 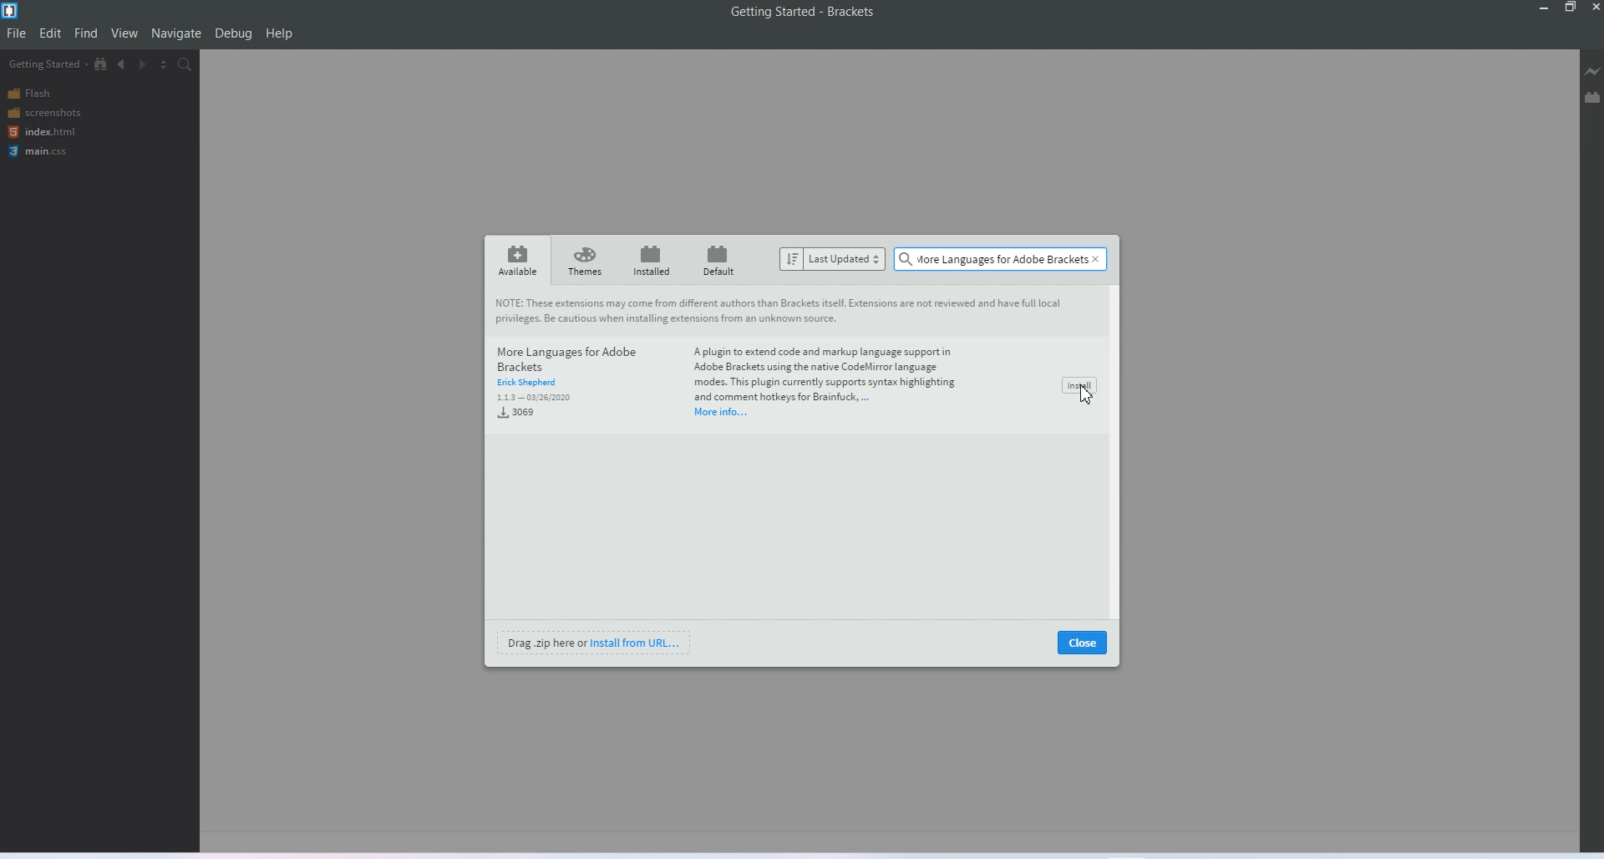 What do you see at coordinates (58, 153) in the screenshot?
I see `Main css` at bounding box center [58, 153].